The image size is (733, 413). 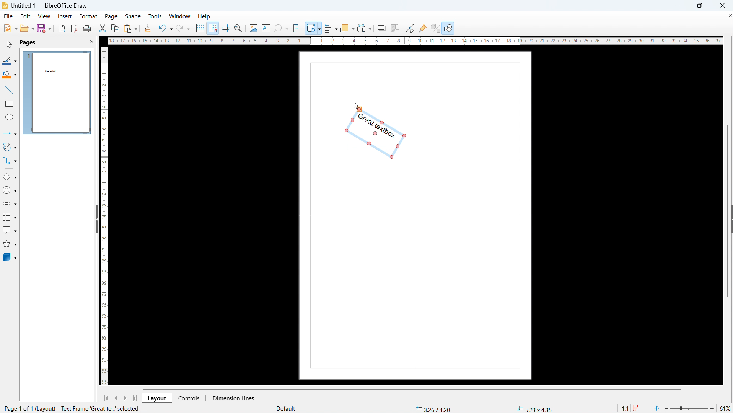 What do you see at coordinates (74, 28) in the screenshot?
I see `export as pdf` at bounding box center [74, 28].